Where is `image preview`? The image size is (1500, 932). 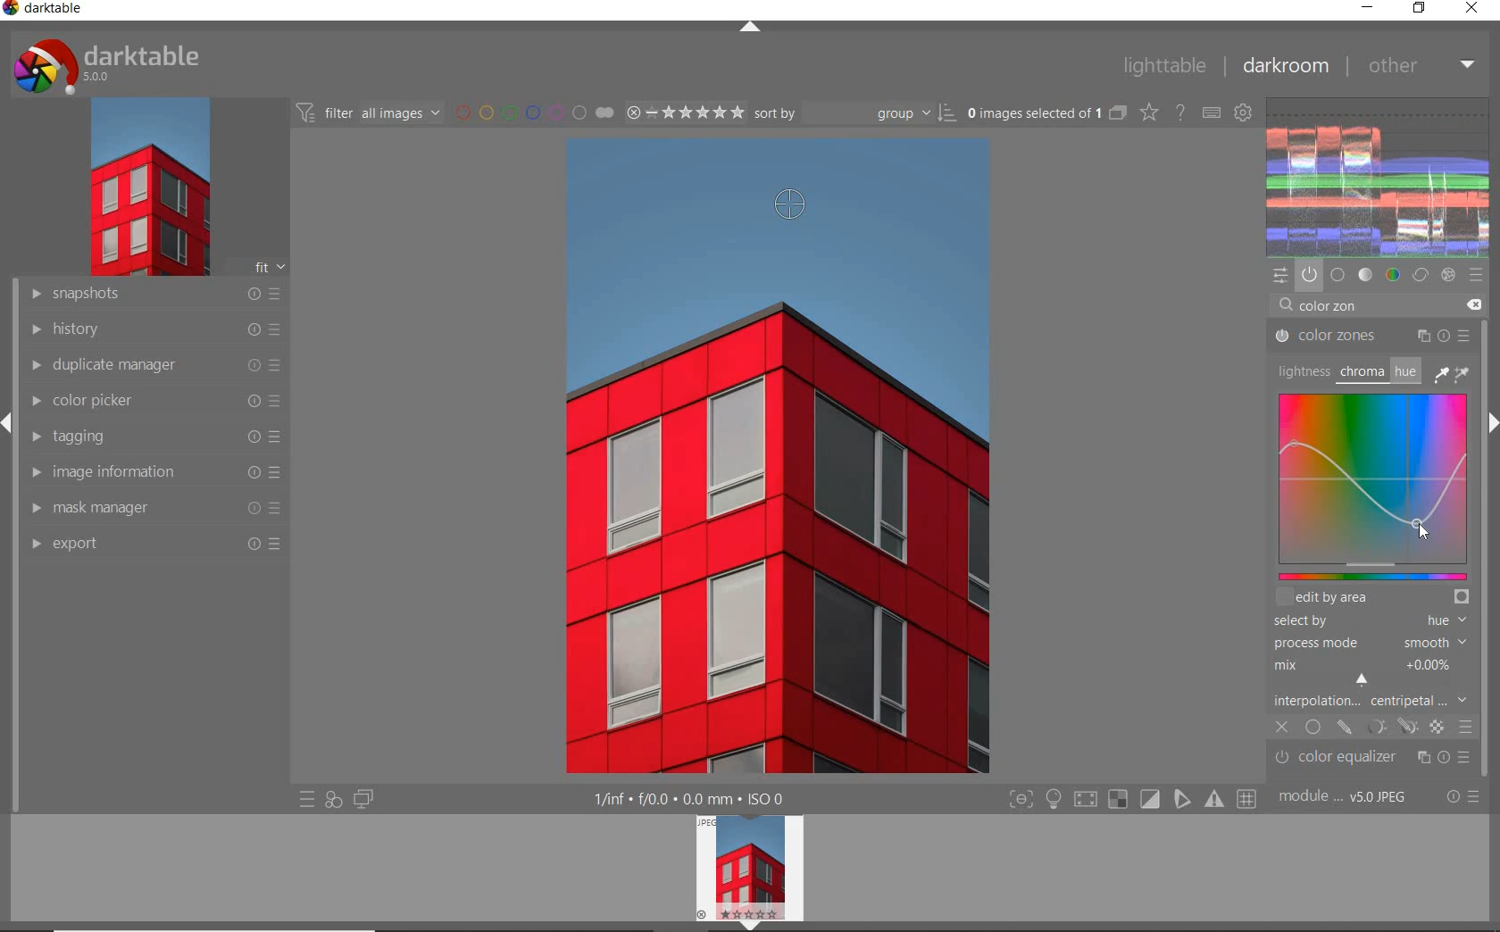 image preview is located at coordinates (746, 867).